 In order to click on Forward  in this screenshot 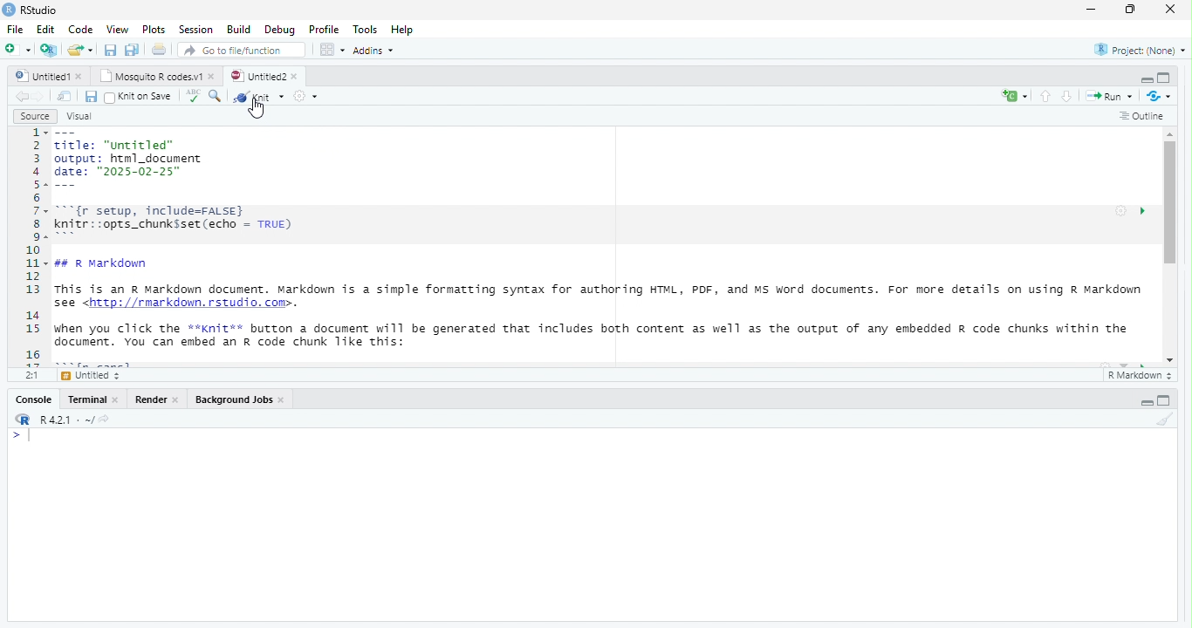, I will do `click(40, 97)`.